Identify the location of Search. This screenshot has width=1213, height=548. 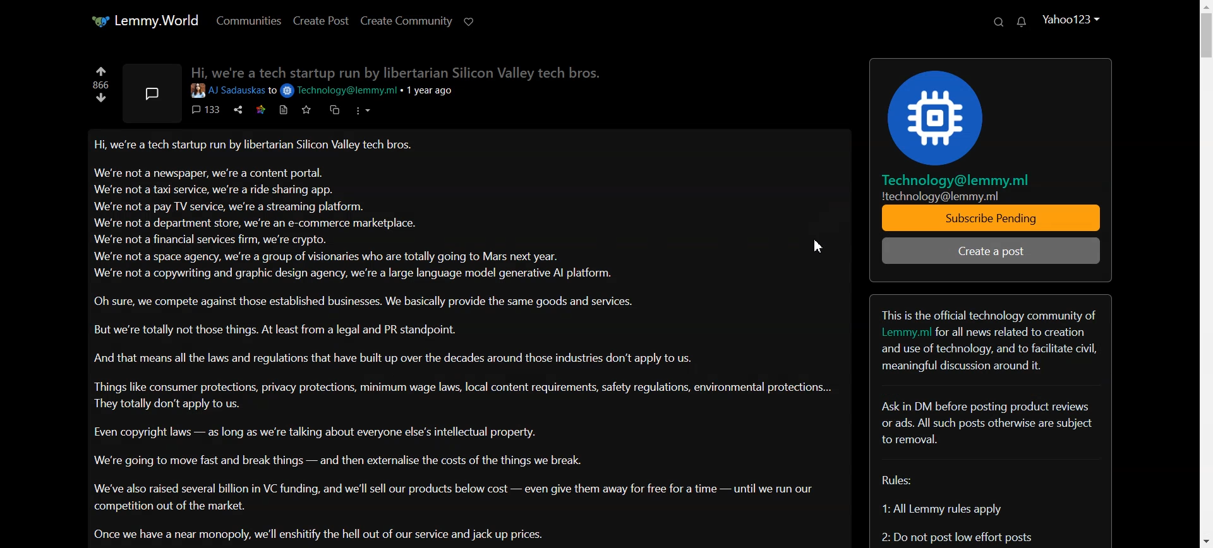
(998, 22).